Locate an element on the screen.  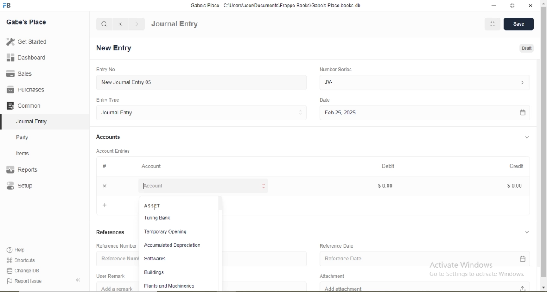
Common is located at coordinates (26, 105).